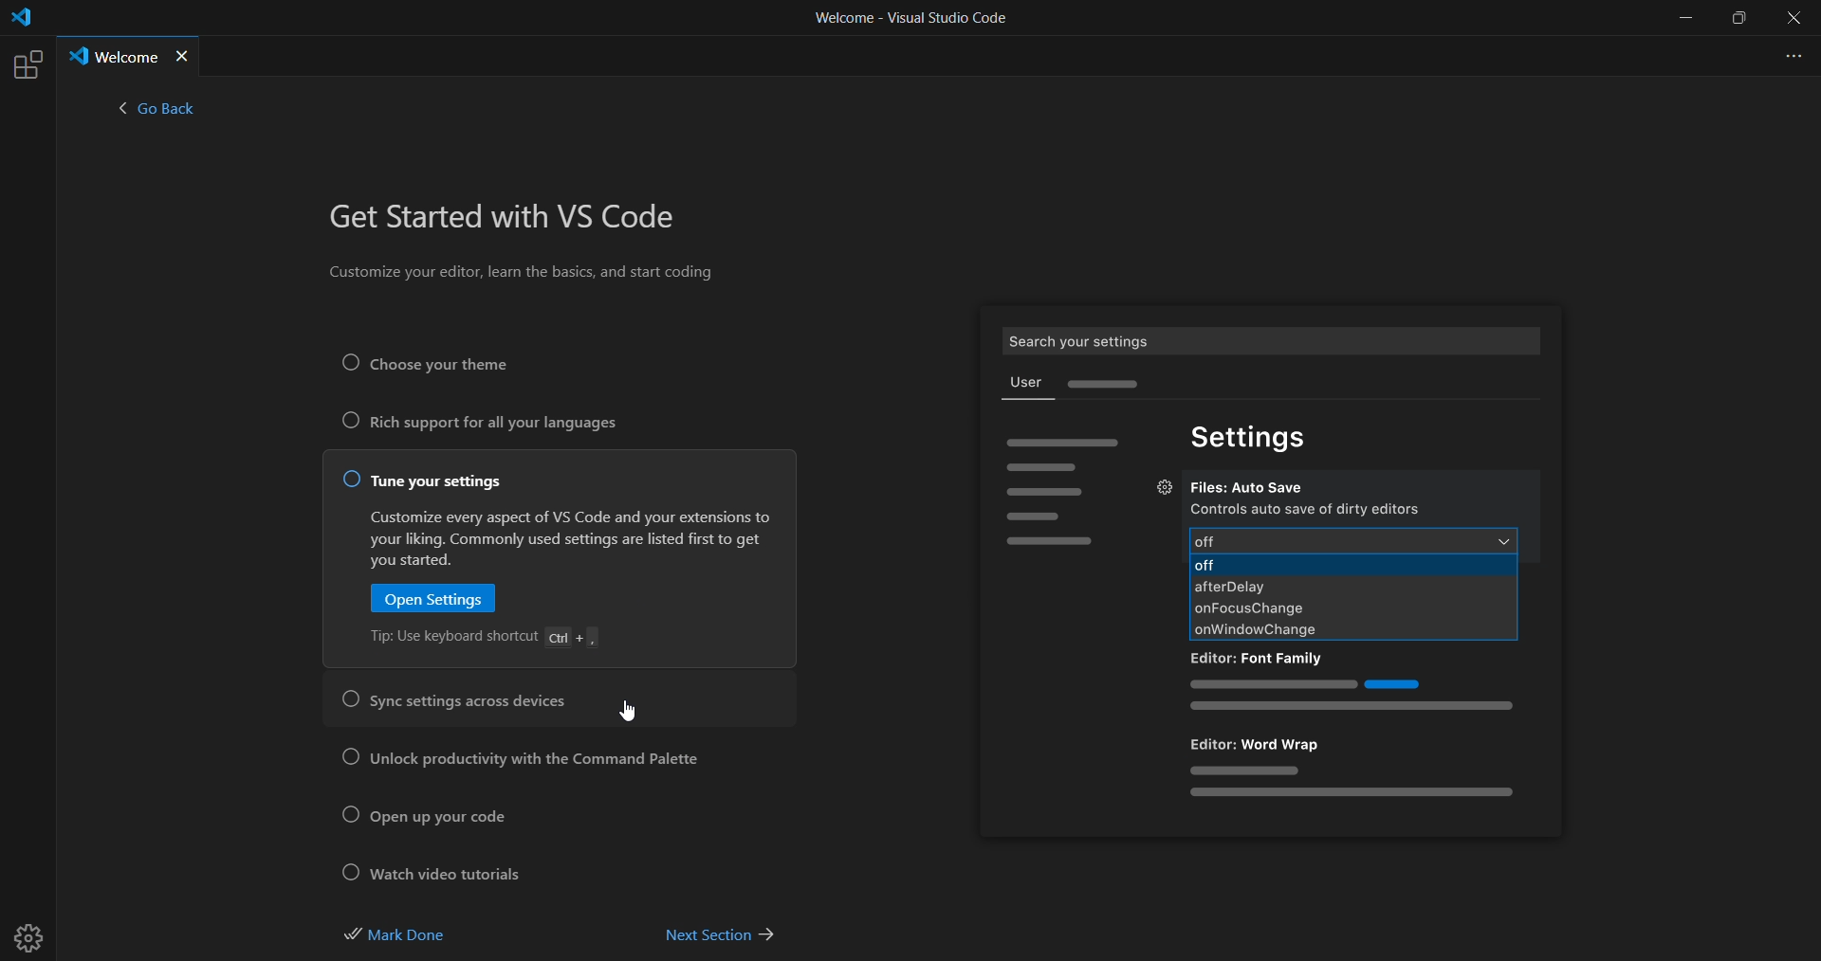 This screenshot has height=961, width=1821. What do you see at coordinates (26, 64) in the screenshot?
I see `extensions` at bounding box center [26, 64].